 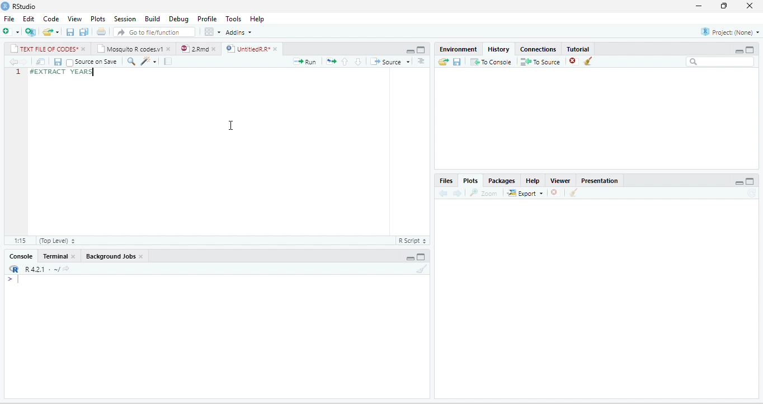 What do you see at coordinates (54, 256) in the screenshot?
I see `Terminal ` at bounding box center [54, 256].